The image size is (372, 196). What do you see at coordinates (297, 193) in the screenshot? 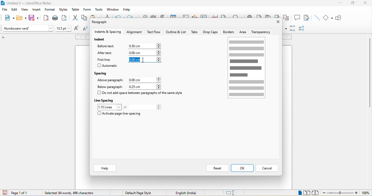
I see `single page view` at bounding box center [297, 193].